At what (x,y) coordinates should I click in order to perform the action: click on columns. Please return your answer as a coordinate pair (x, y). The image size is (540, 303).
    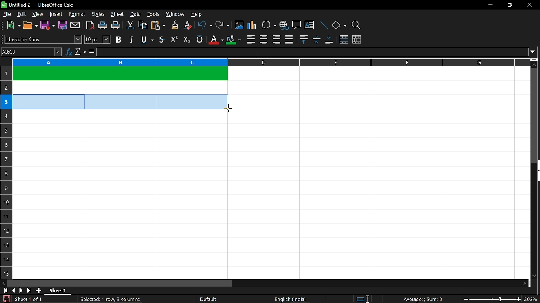
    Looking at the image, I should click on (270, 63).